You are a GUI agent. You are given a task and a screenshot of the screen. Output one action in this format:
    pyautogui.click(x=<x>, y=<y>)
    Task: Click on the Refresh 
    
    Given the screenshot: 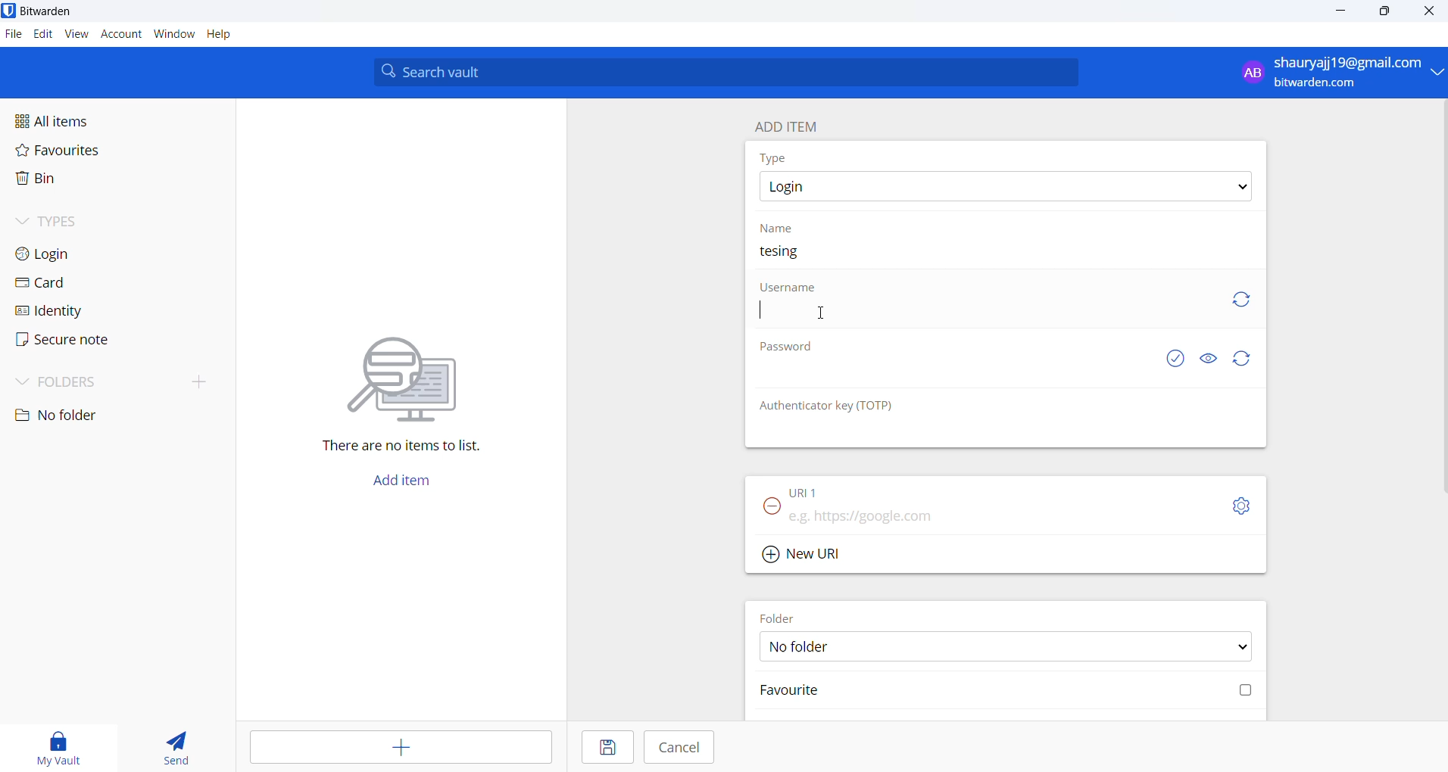 What is the action you would take?
    pyautogui.click(x=1249, y=302)
    